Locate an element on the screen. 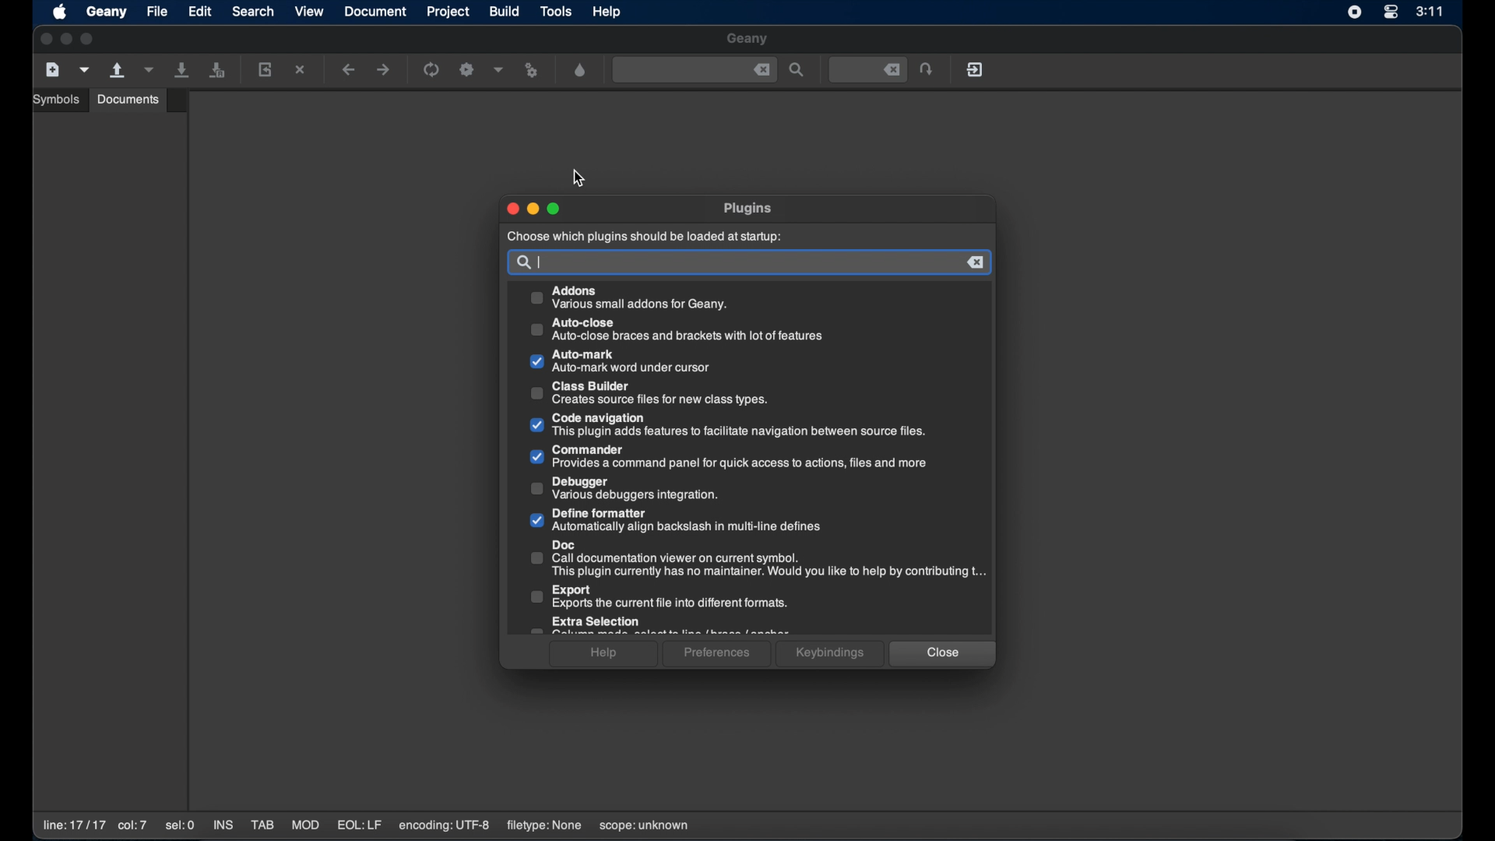  build is located at coordinates (505, 11).